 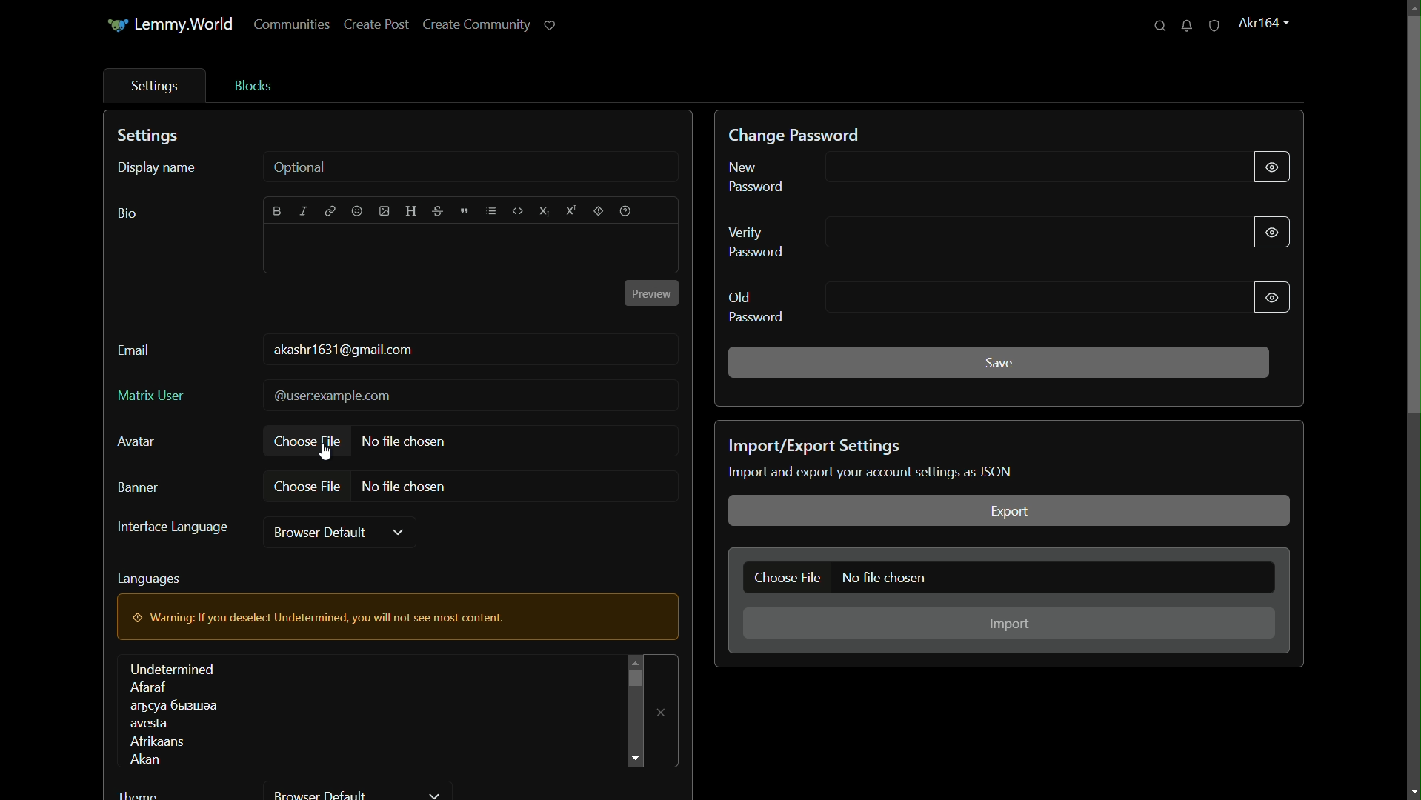 What do you see at coordinates (570, 210) in the screenshot?
I see `superscript` at bounding box center [570, 210].